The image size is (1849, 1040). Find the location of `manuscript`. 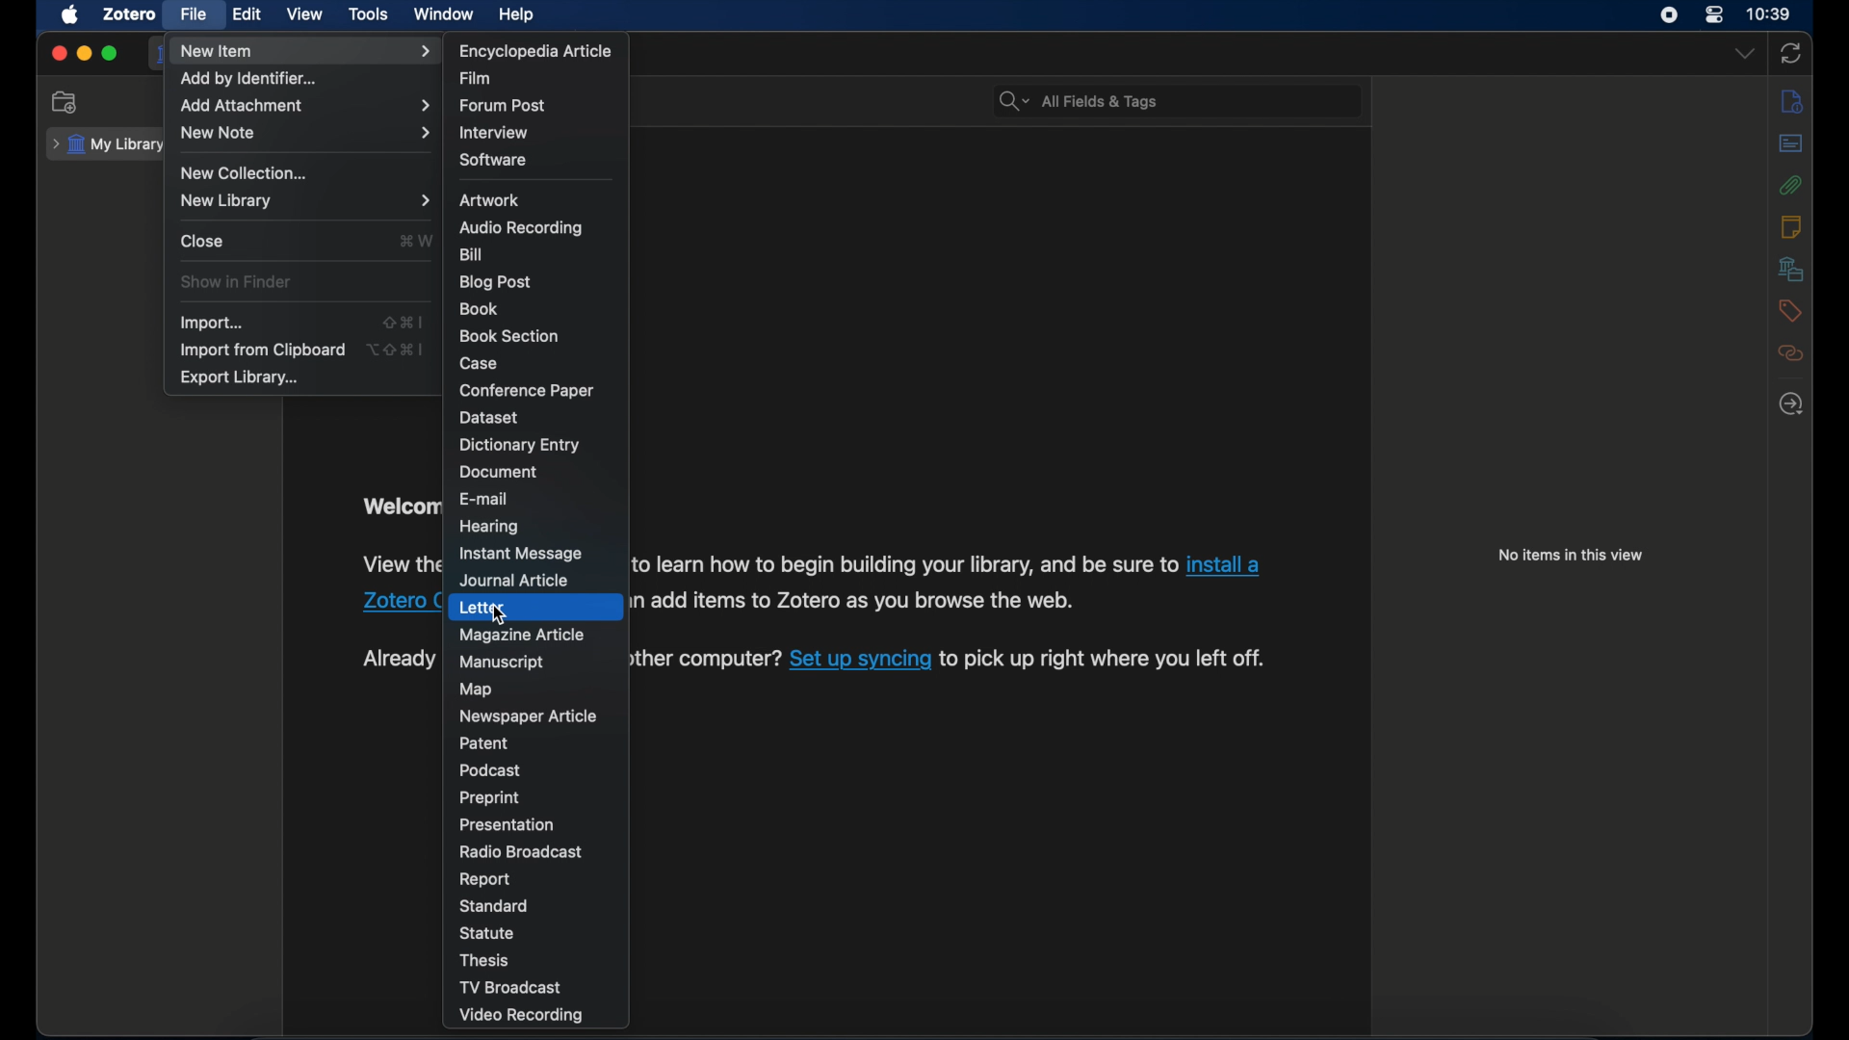

manuscript is located at coordinates (502, 663).